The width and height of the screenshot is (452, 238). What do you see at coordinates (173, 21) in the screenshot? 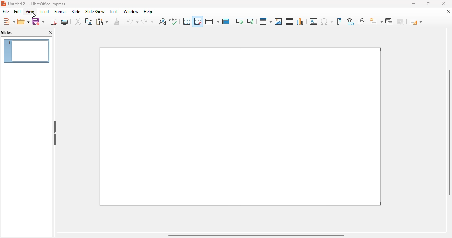
I see `spelling` at bounding box center [173, 21].